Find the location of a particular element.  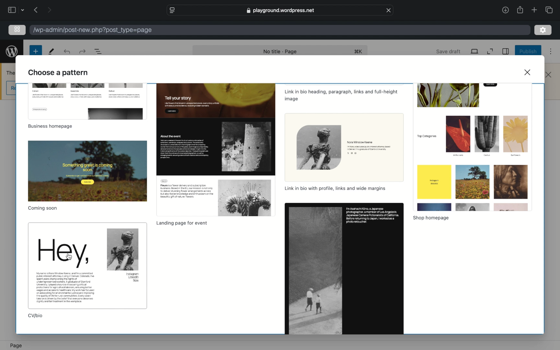

choose a pattern is located at coordinates (59, 72).